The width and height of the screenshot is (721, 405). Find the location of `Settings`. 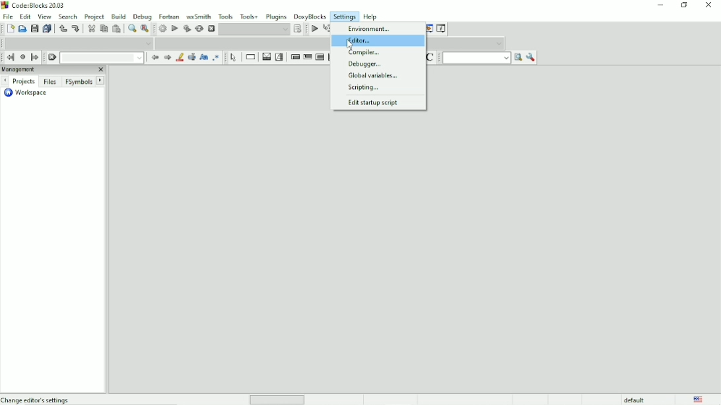

Settings is located at coordinates (345, 16).